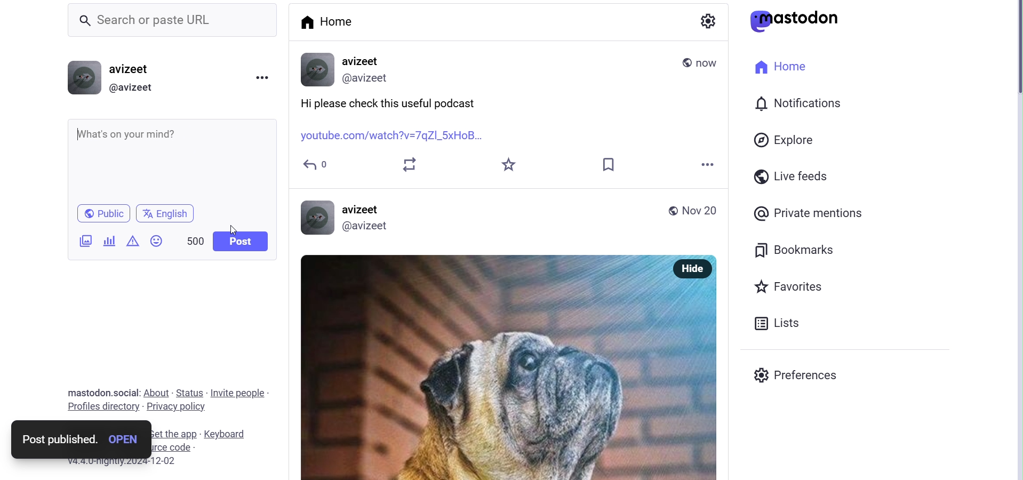  What do you see at coordinates (708, 23) in the screenshot?
I see `setting` at bounding box center [708, 23].